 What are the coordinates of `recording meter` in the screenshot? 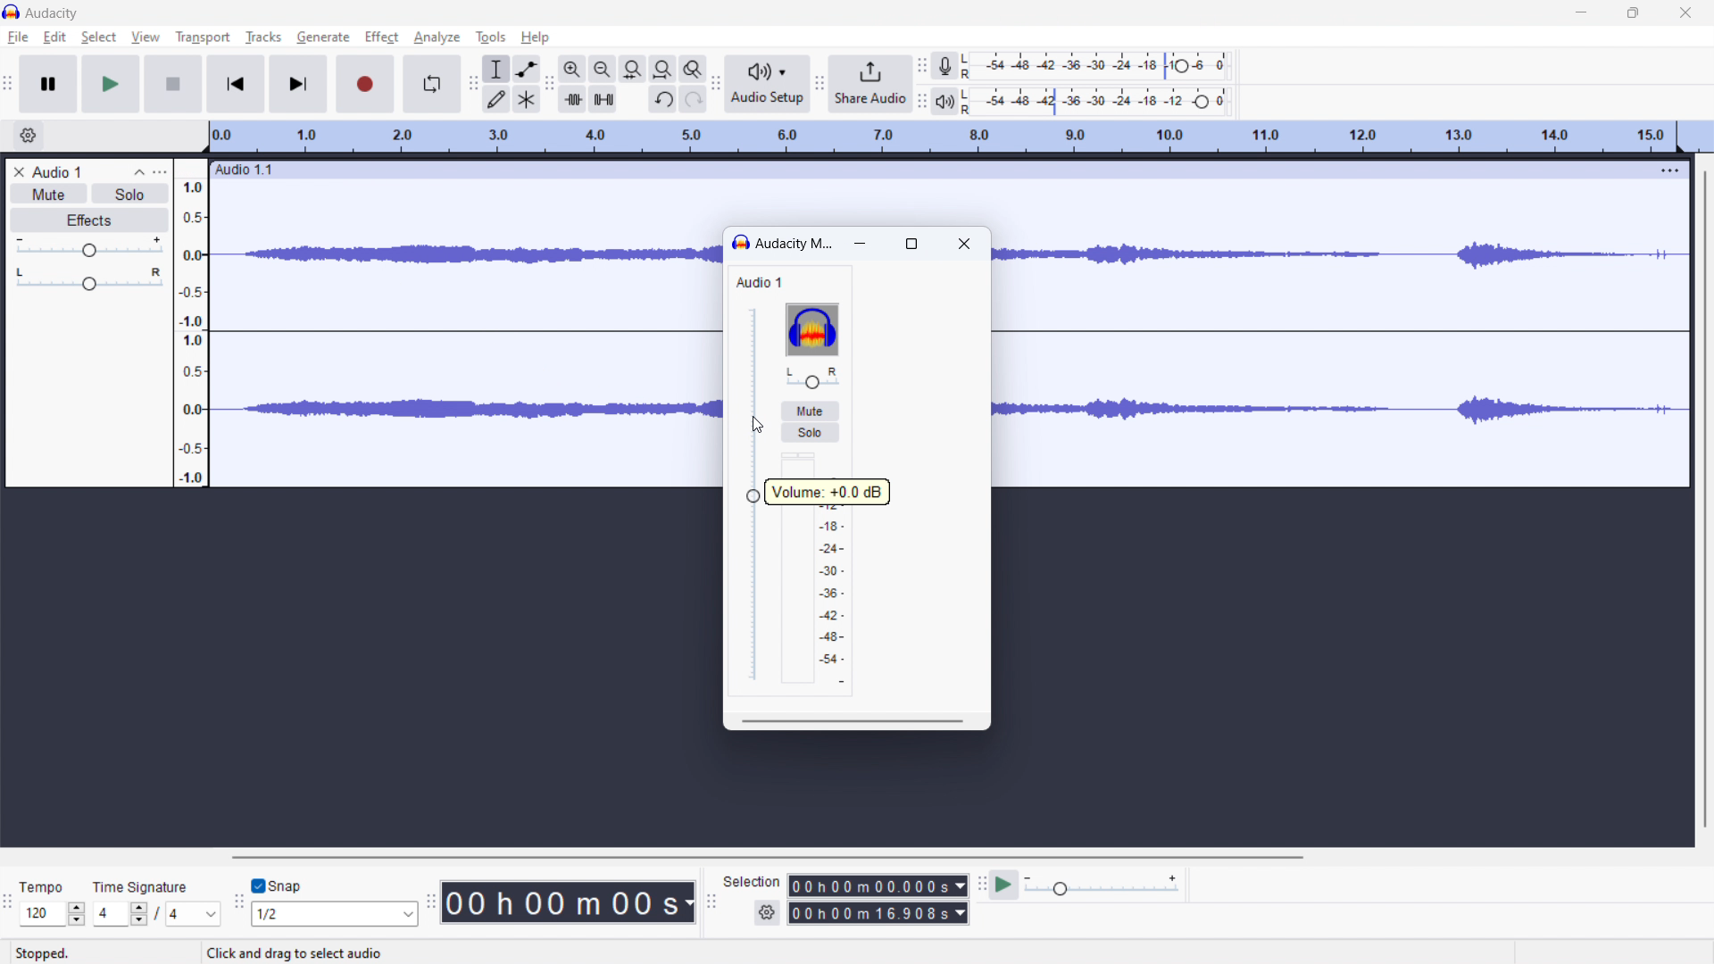 It's located at (945, 67).